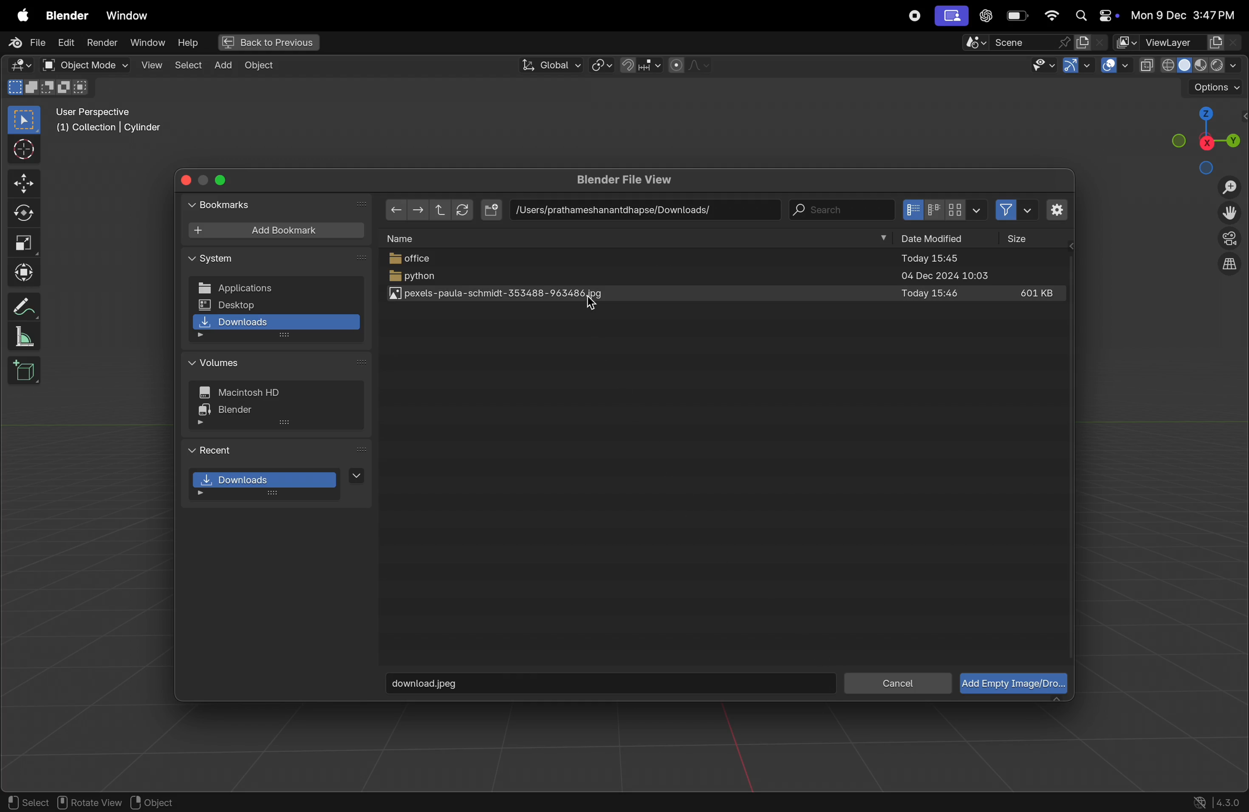 The image size is (1249, 812). I want to click on add book mark, so click(276, 231).